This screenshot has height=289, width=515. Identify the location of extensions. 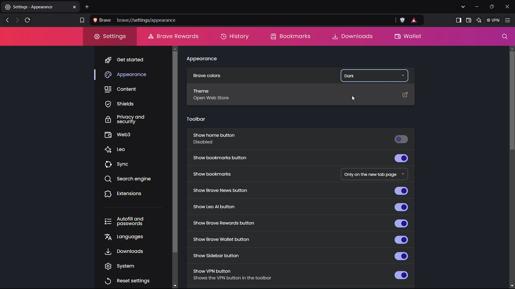
(137, 193).